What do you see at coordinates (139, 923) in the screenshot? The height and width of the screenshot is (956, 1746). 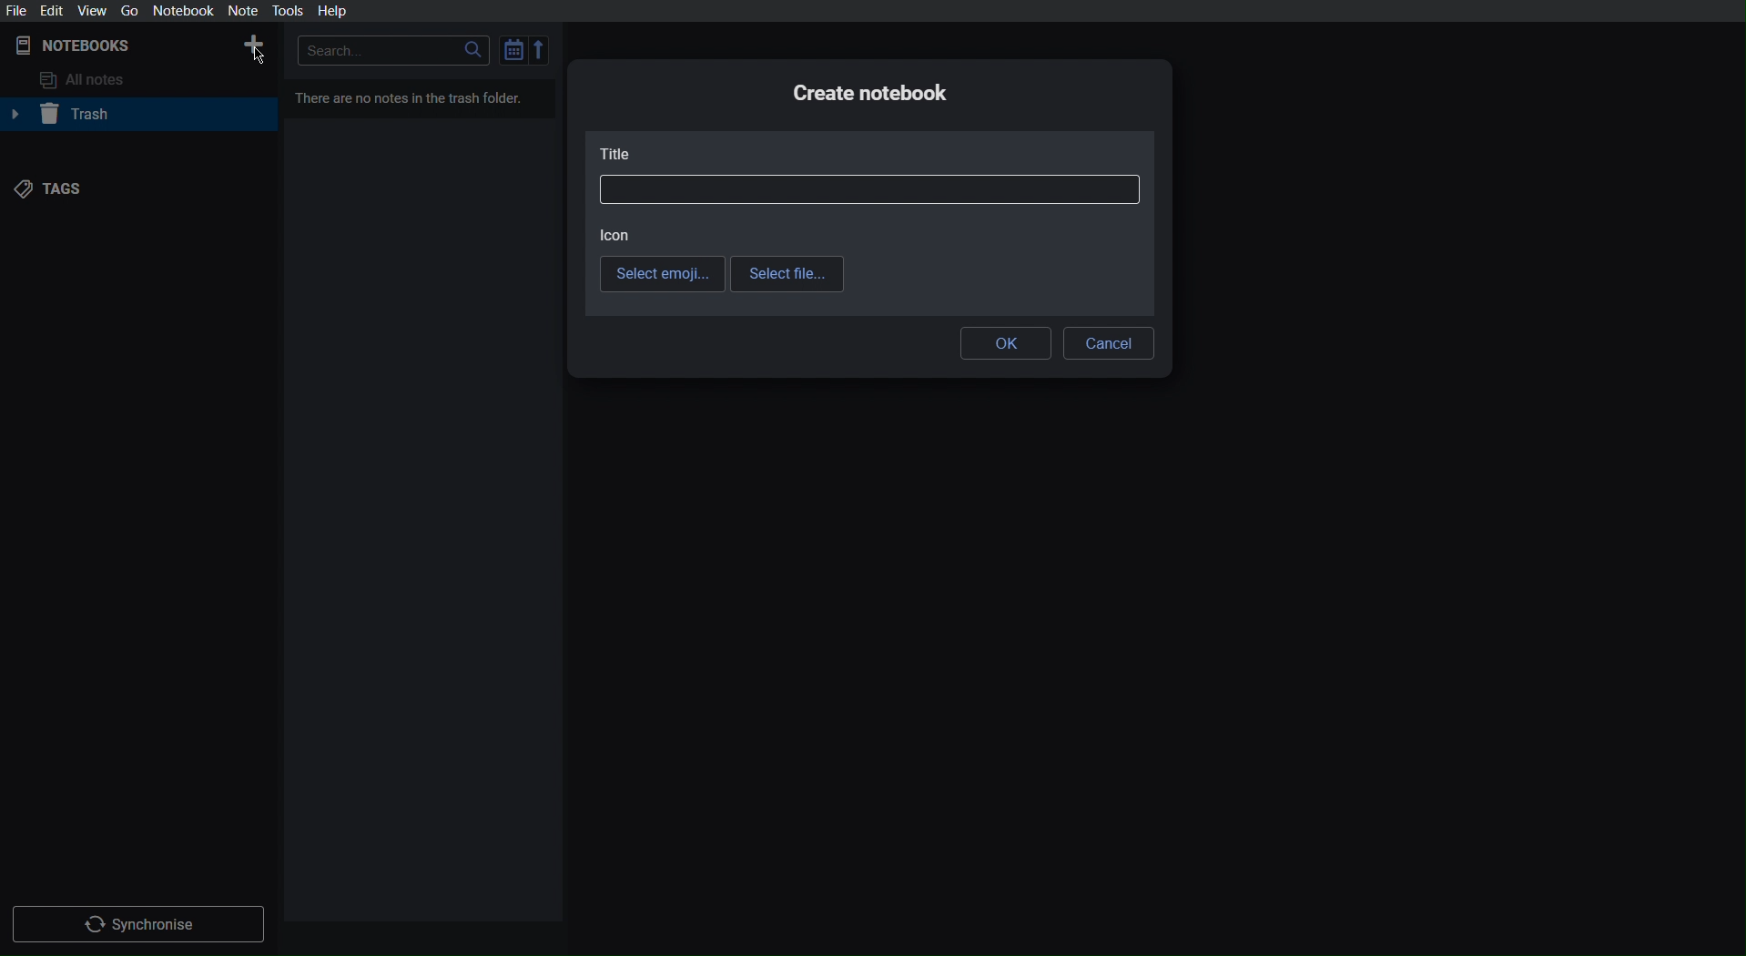 I see `Synchronize` at bounding box center [139, 923].